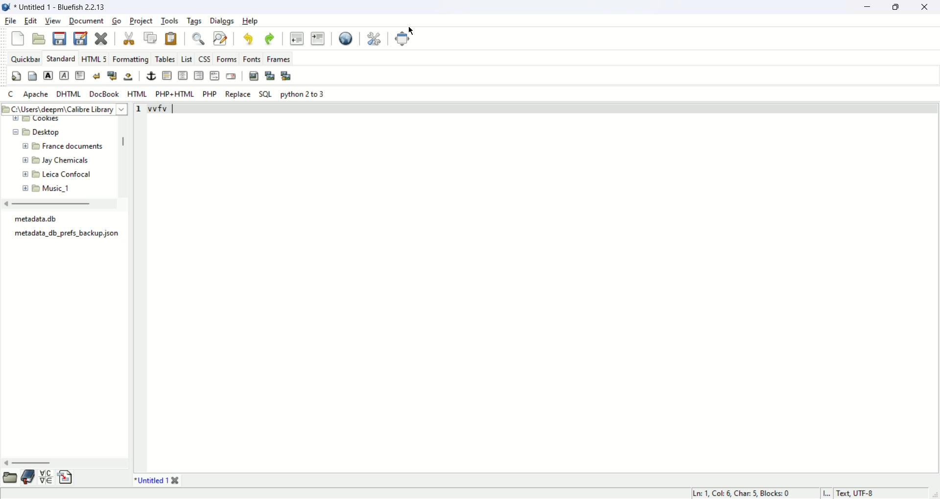  What do you see at coordinates (24, 58) in the screenshot?
I see `quickbar` at bounding box center [24, 58].